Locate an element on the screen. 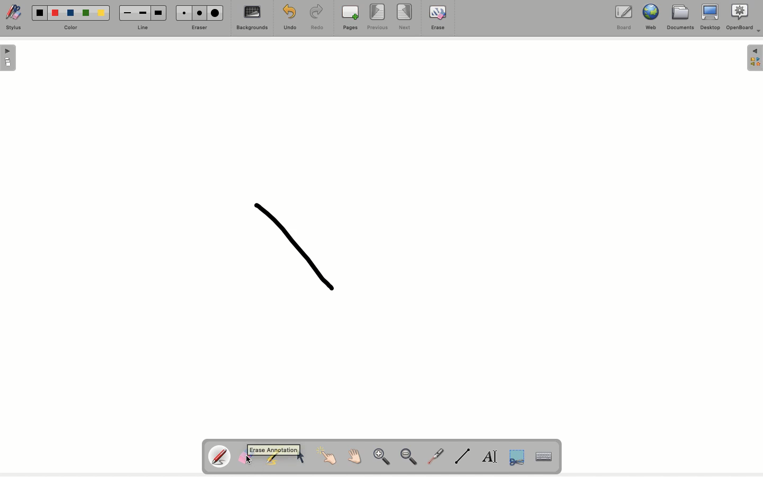 This screenshot has height=477, width=763. Erase is located at coordinates (199, 28).